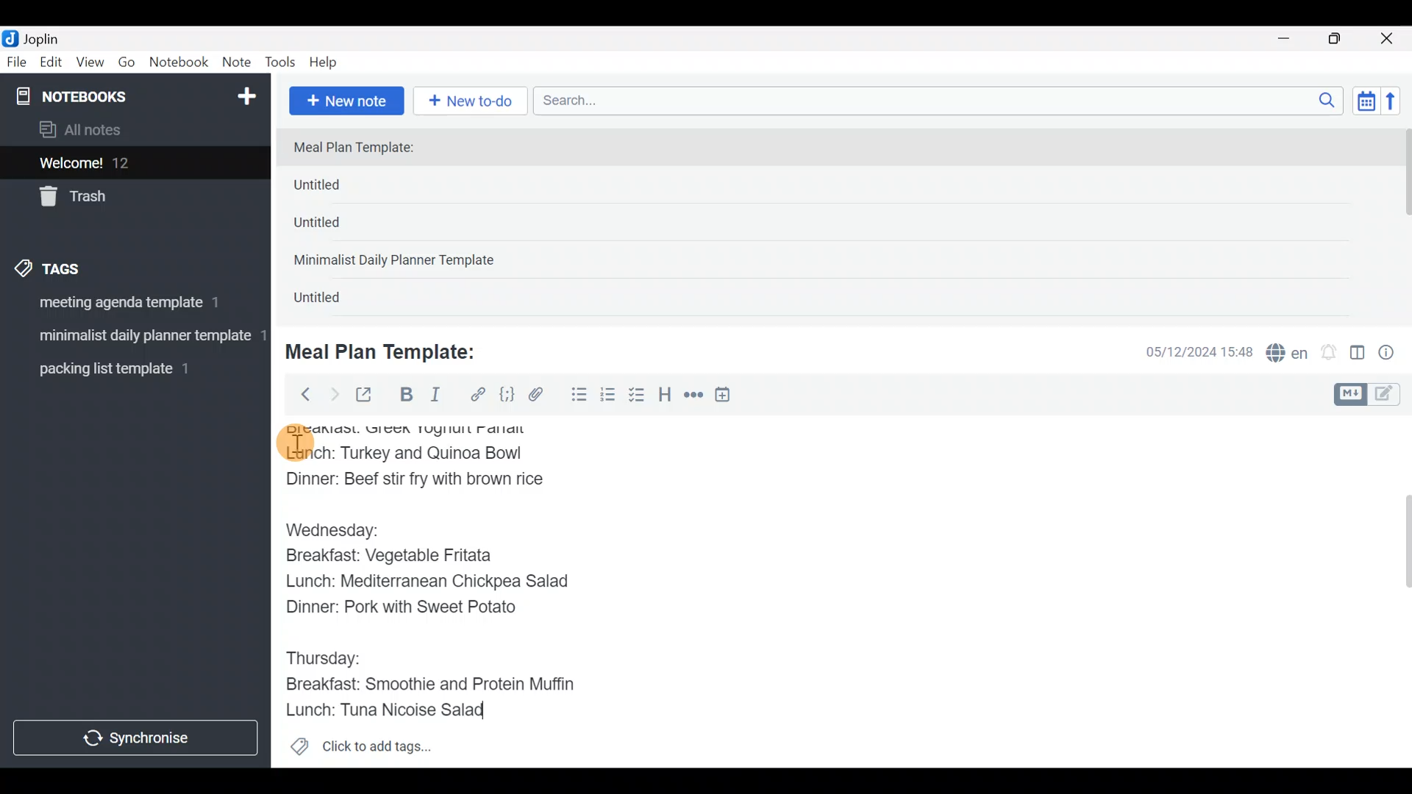  I want to click on Maximize, so click(1344, 39).